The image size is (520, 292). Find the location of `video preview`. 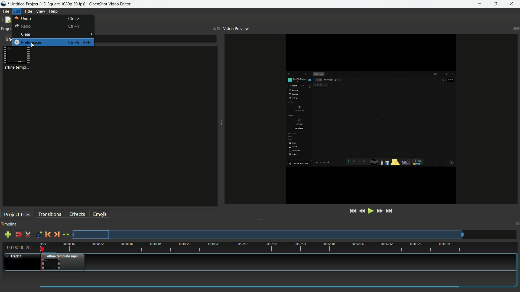

video preview is located at coordinates (236, 29).